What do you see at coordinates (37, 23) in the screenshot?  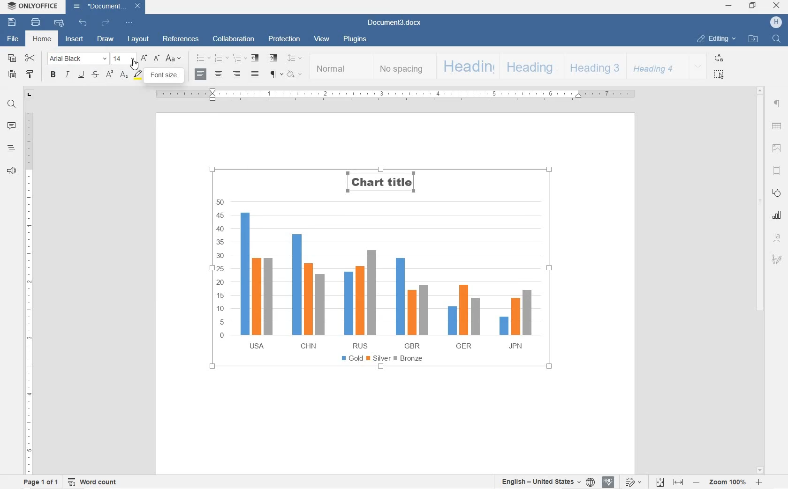 I see `PRINT` at bounding box center [37, 23].